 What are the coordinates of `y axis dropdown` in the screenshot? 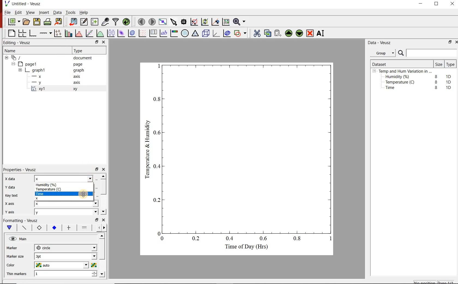 It's located at (85, 213).